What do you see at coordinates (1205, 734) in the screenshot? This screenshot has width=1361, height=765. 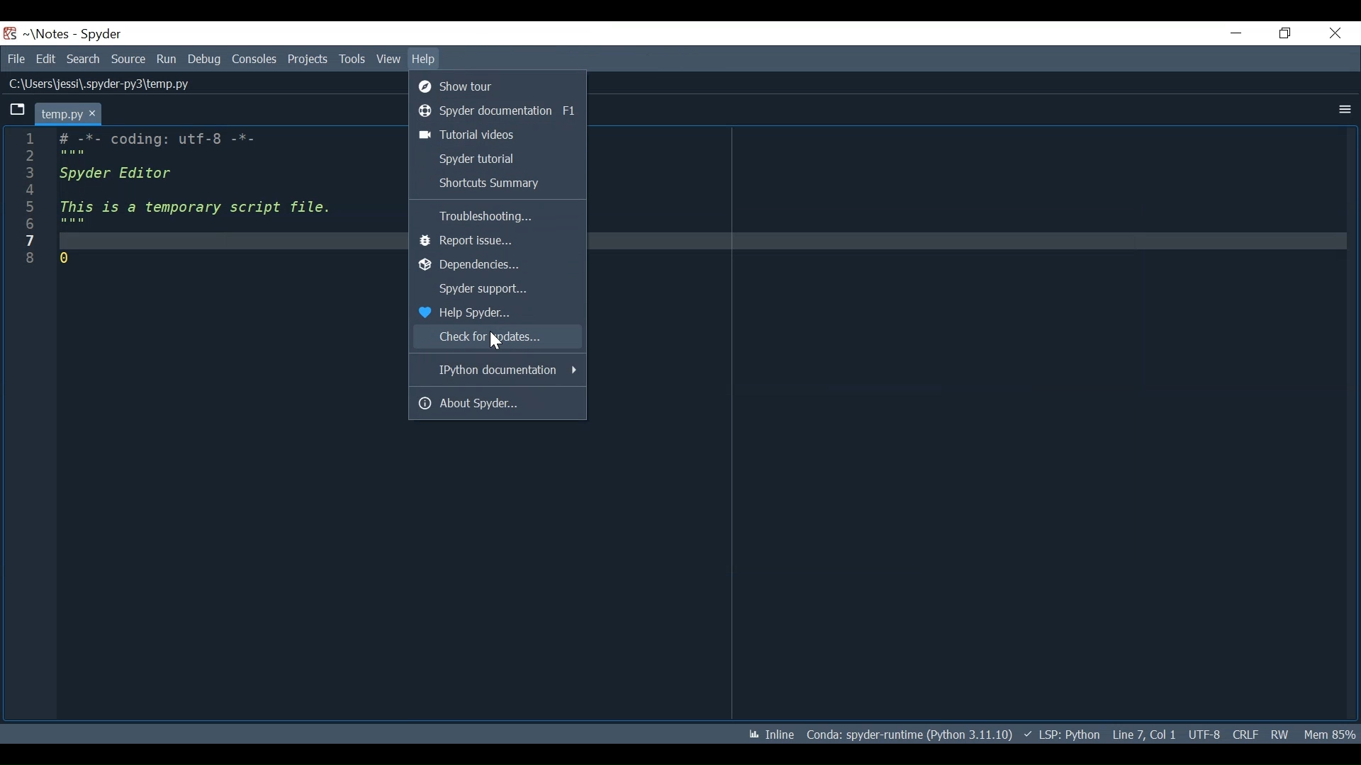 I see `UTF: 8` at bounding box center [1205, 734].